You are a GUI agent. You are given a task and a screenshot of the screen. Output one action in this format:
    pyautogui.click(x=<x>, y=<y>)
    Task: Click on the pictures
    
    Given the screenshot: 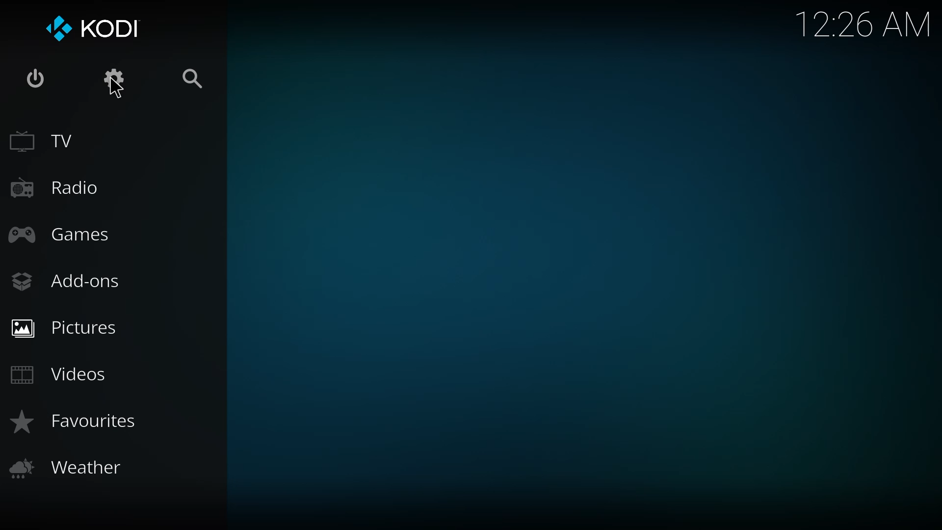 What is the action you would take?
    pyautogui.click(x=69, y=326)
    